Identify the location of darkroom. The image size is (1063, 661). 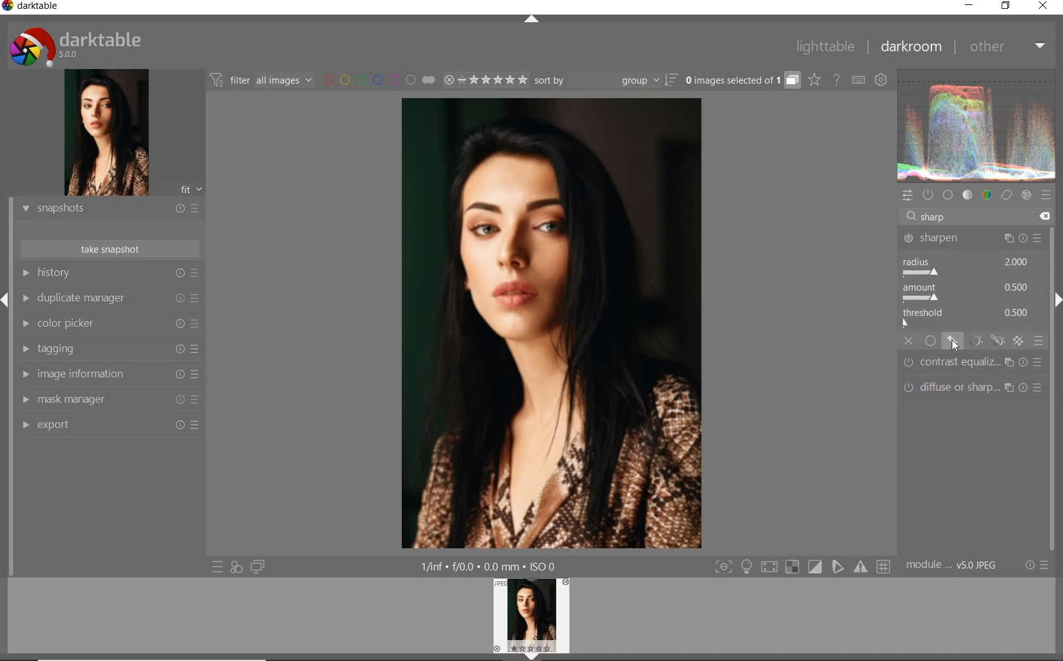
(908, 46).